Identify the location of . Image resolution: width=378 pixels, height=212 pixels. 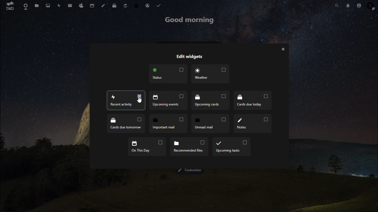
(190, 57).